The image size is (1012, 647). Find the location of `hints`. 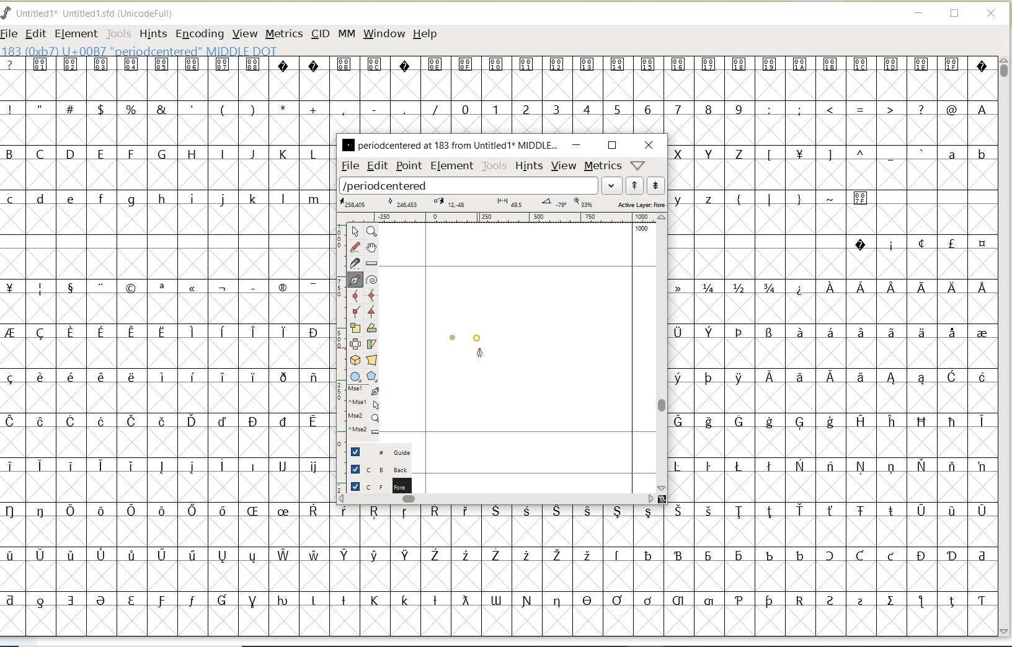

hints is located at coordinates (530, 165).